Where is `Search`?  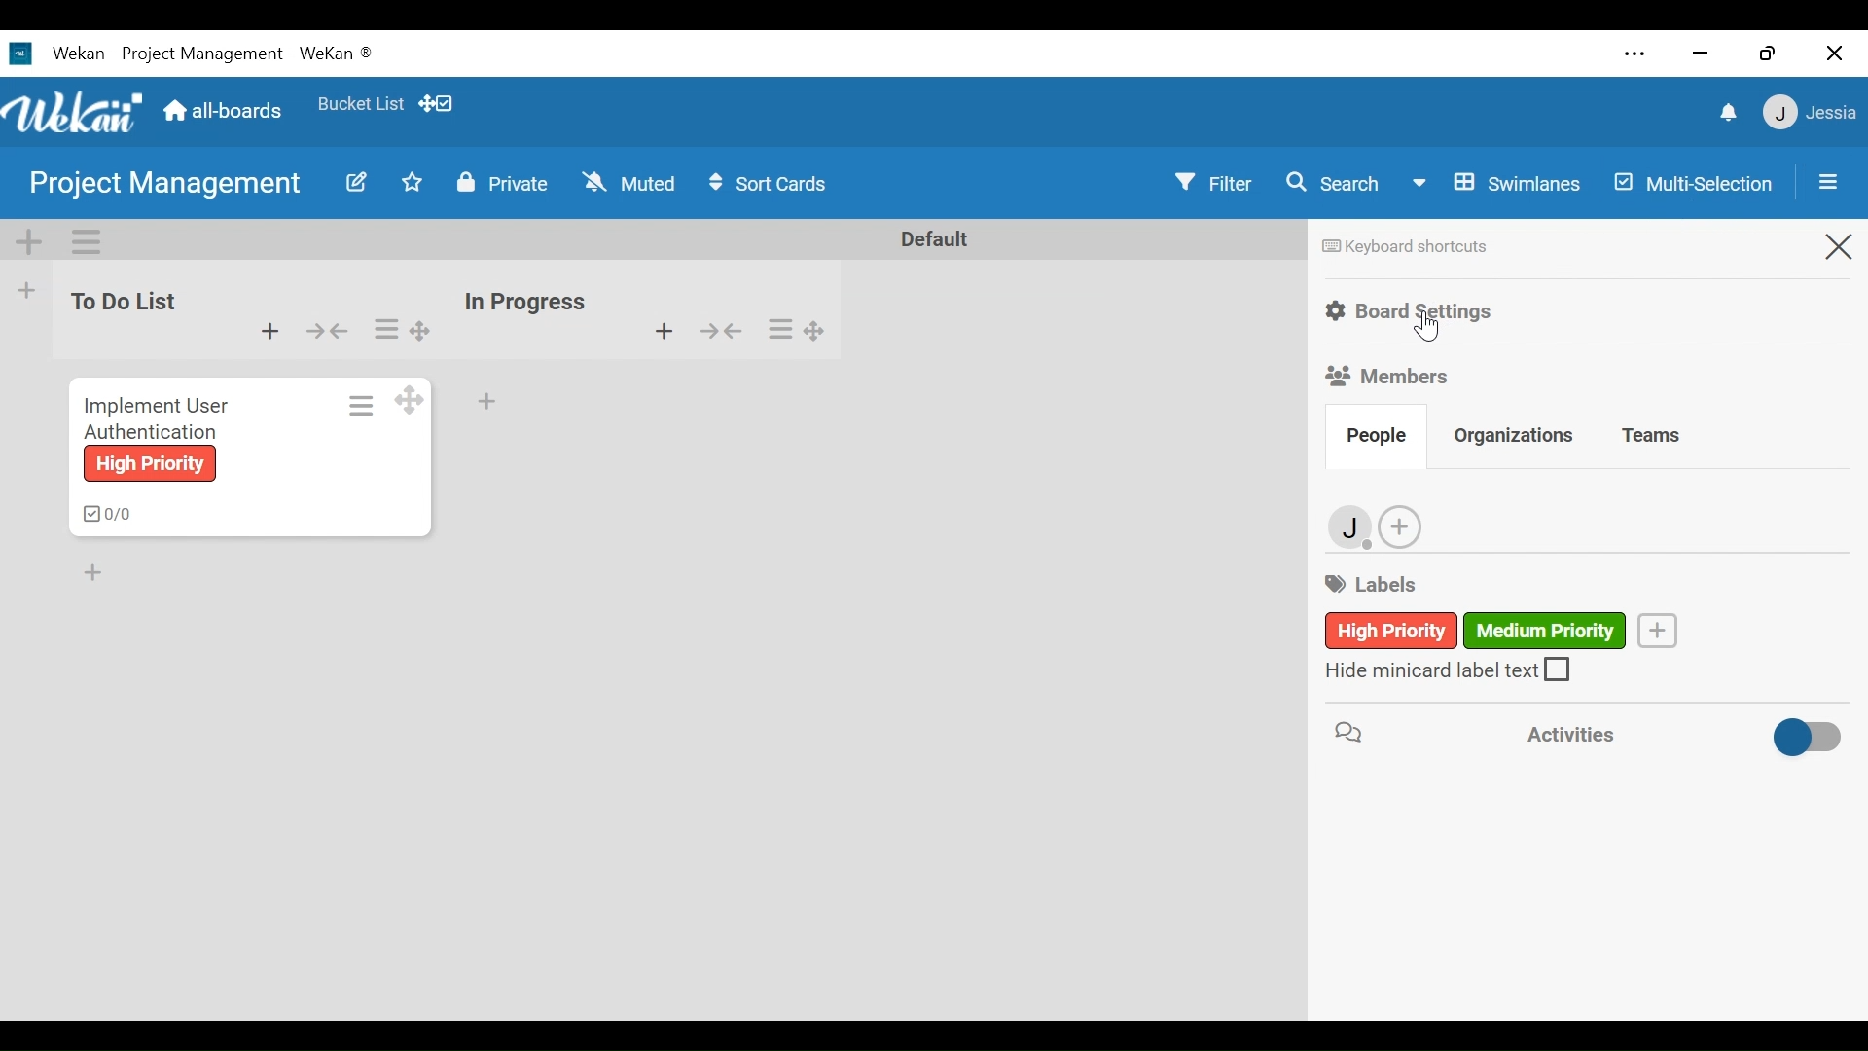 Search is located at coordinates (1332, 181).